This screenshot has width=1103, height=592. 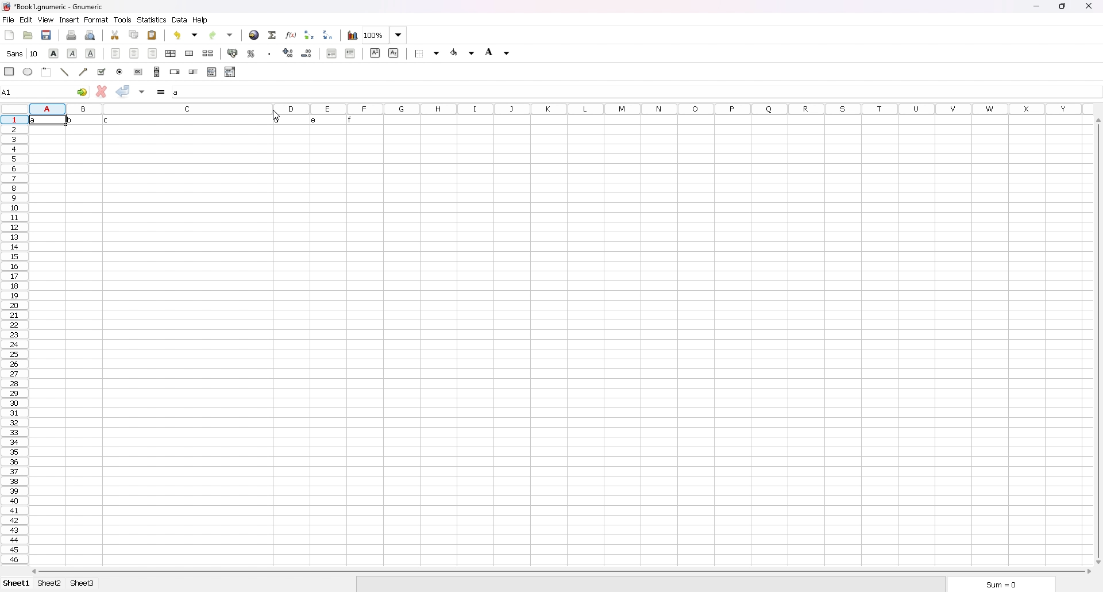 I want to click on redo, so click(x=222, y=35).